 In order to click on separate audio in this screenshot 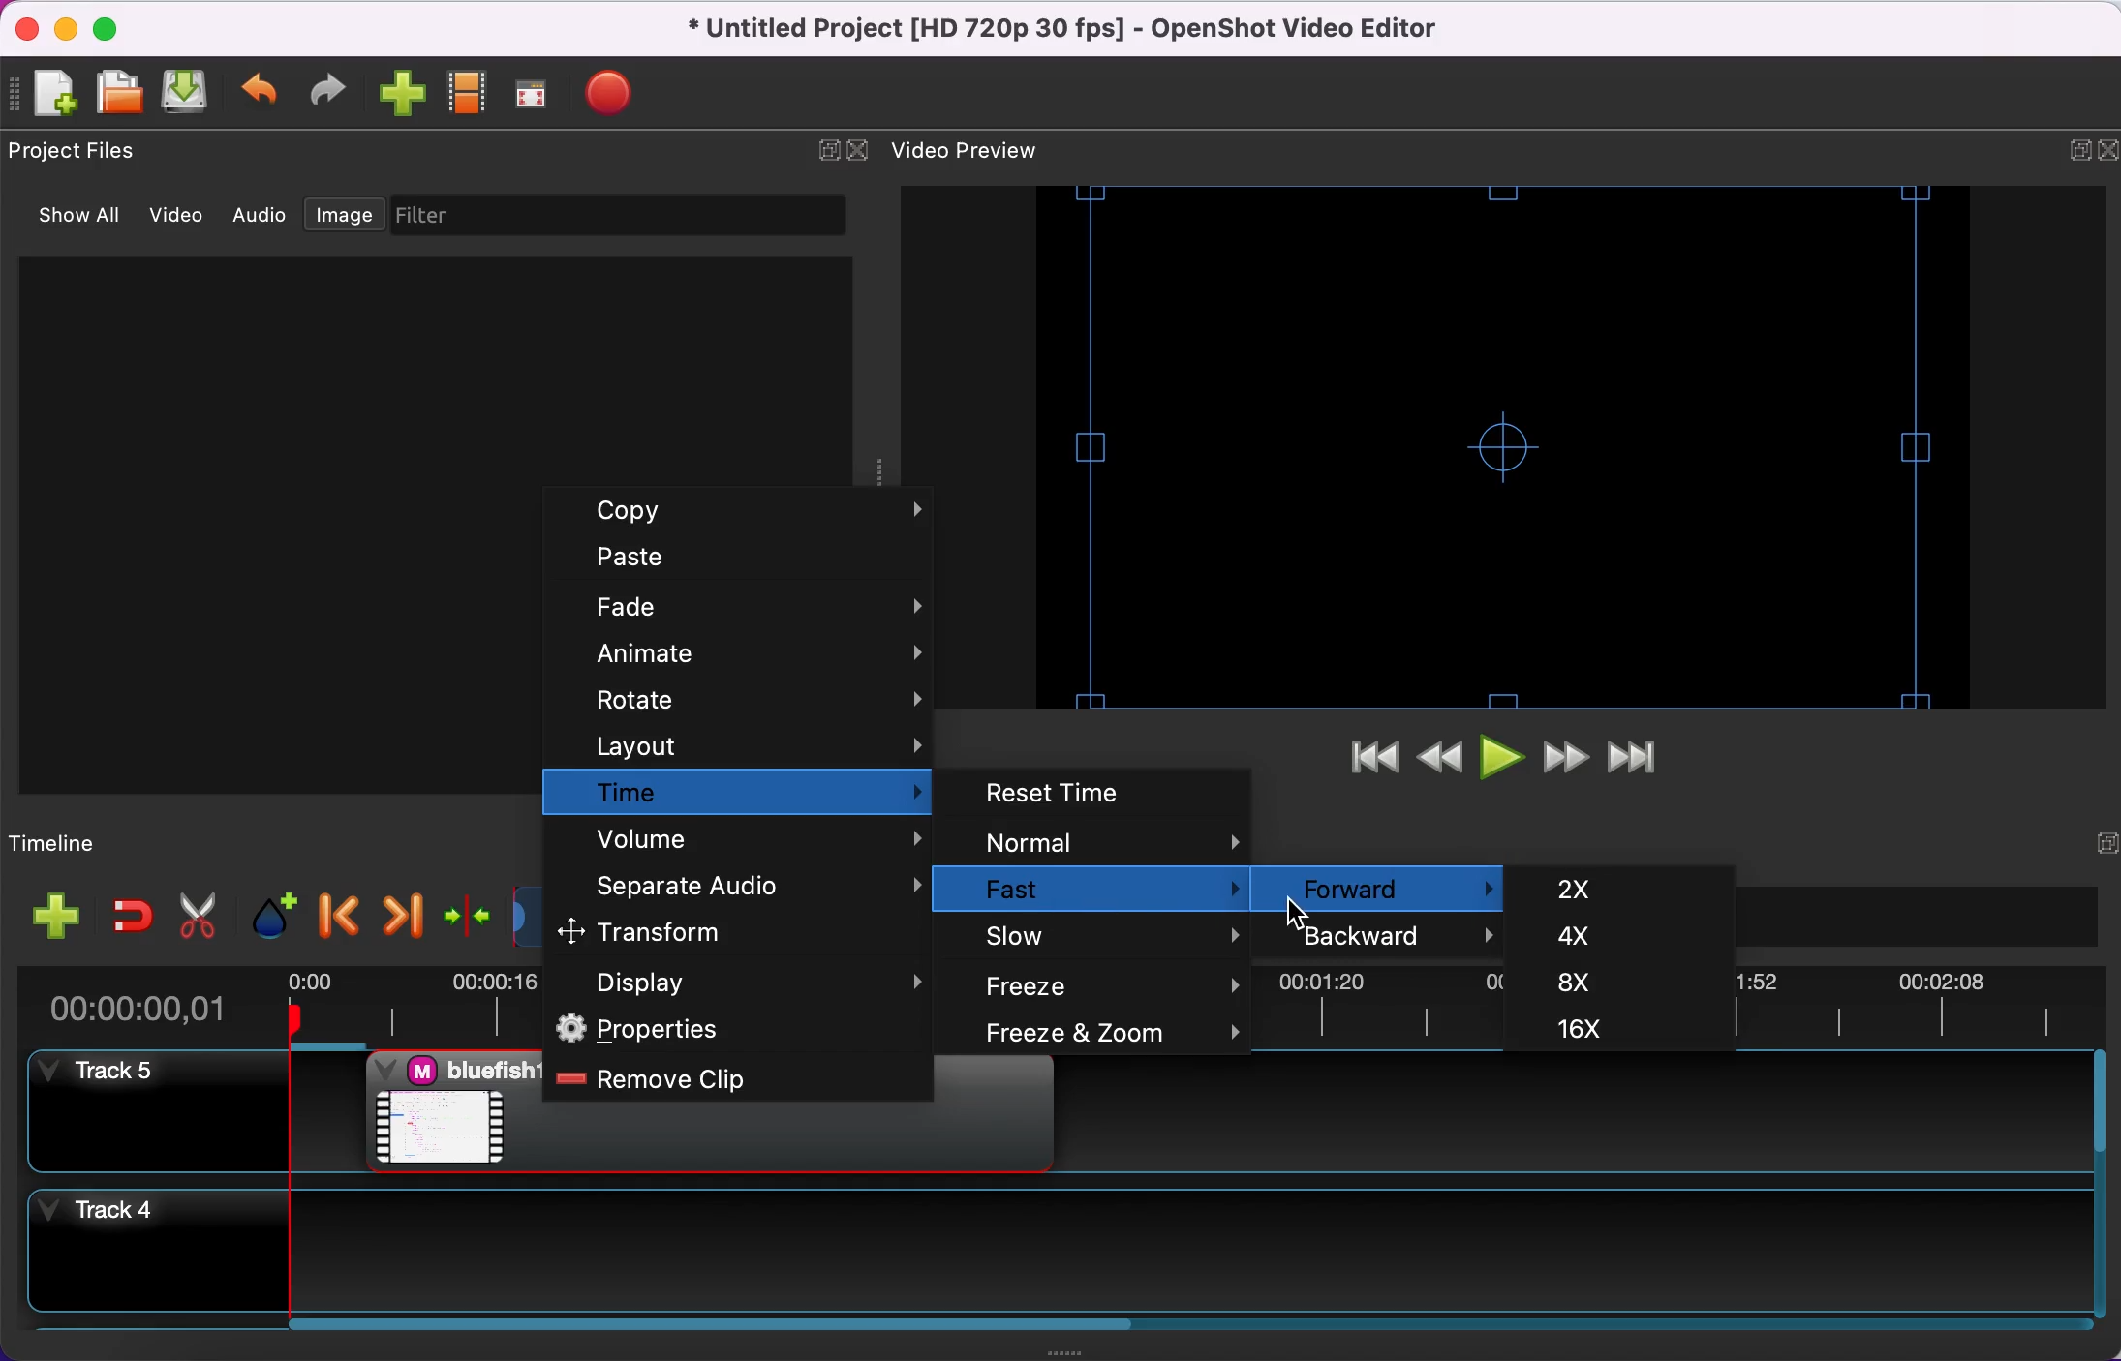, I will do `click(748, 888)`.